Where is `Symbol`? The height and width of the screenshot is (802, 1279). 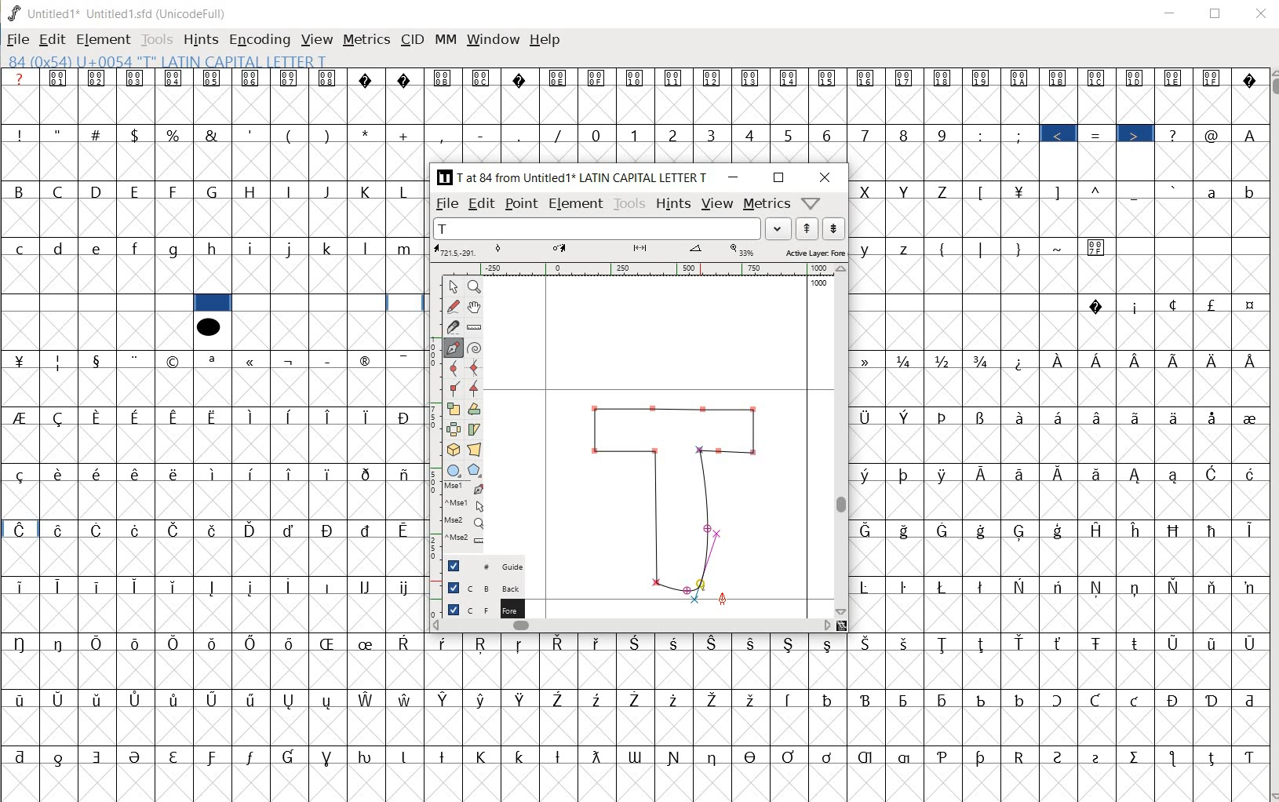 Symbol is located at coordinates (1136, 475).